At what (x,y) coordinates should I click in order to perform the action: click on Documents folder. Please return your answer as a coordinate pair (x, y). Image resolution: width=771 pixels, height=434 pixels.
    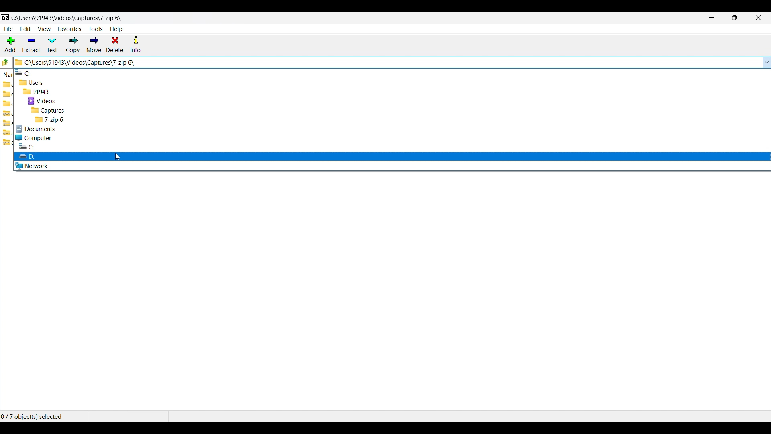
    Looking at the image, I should click on (392, 129).